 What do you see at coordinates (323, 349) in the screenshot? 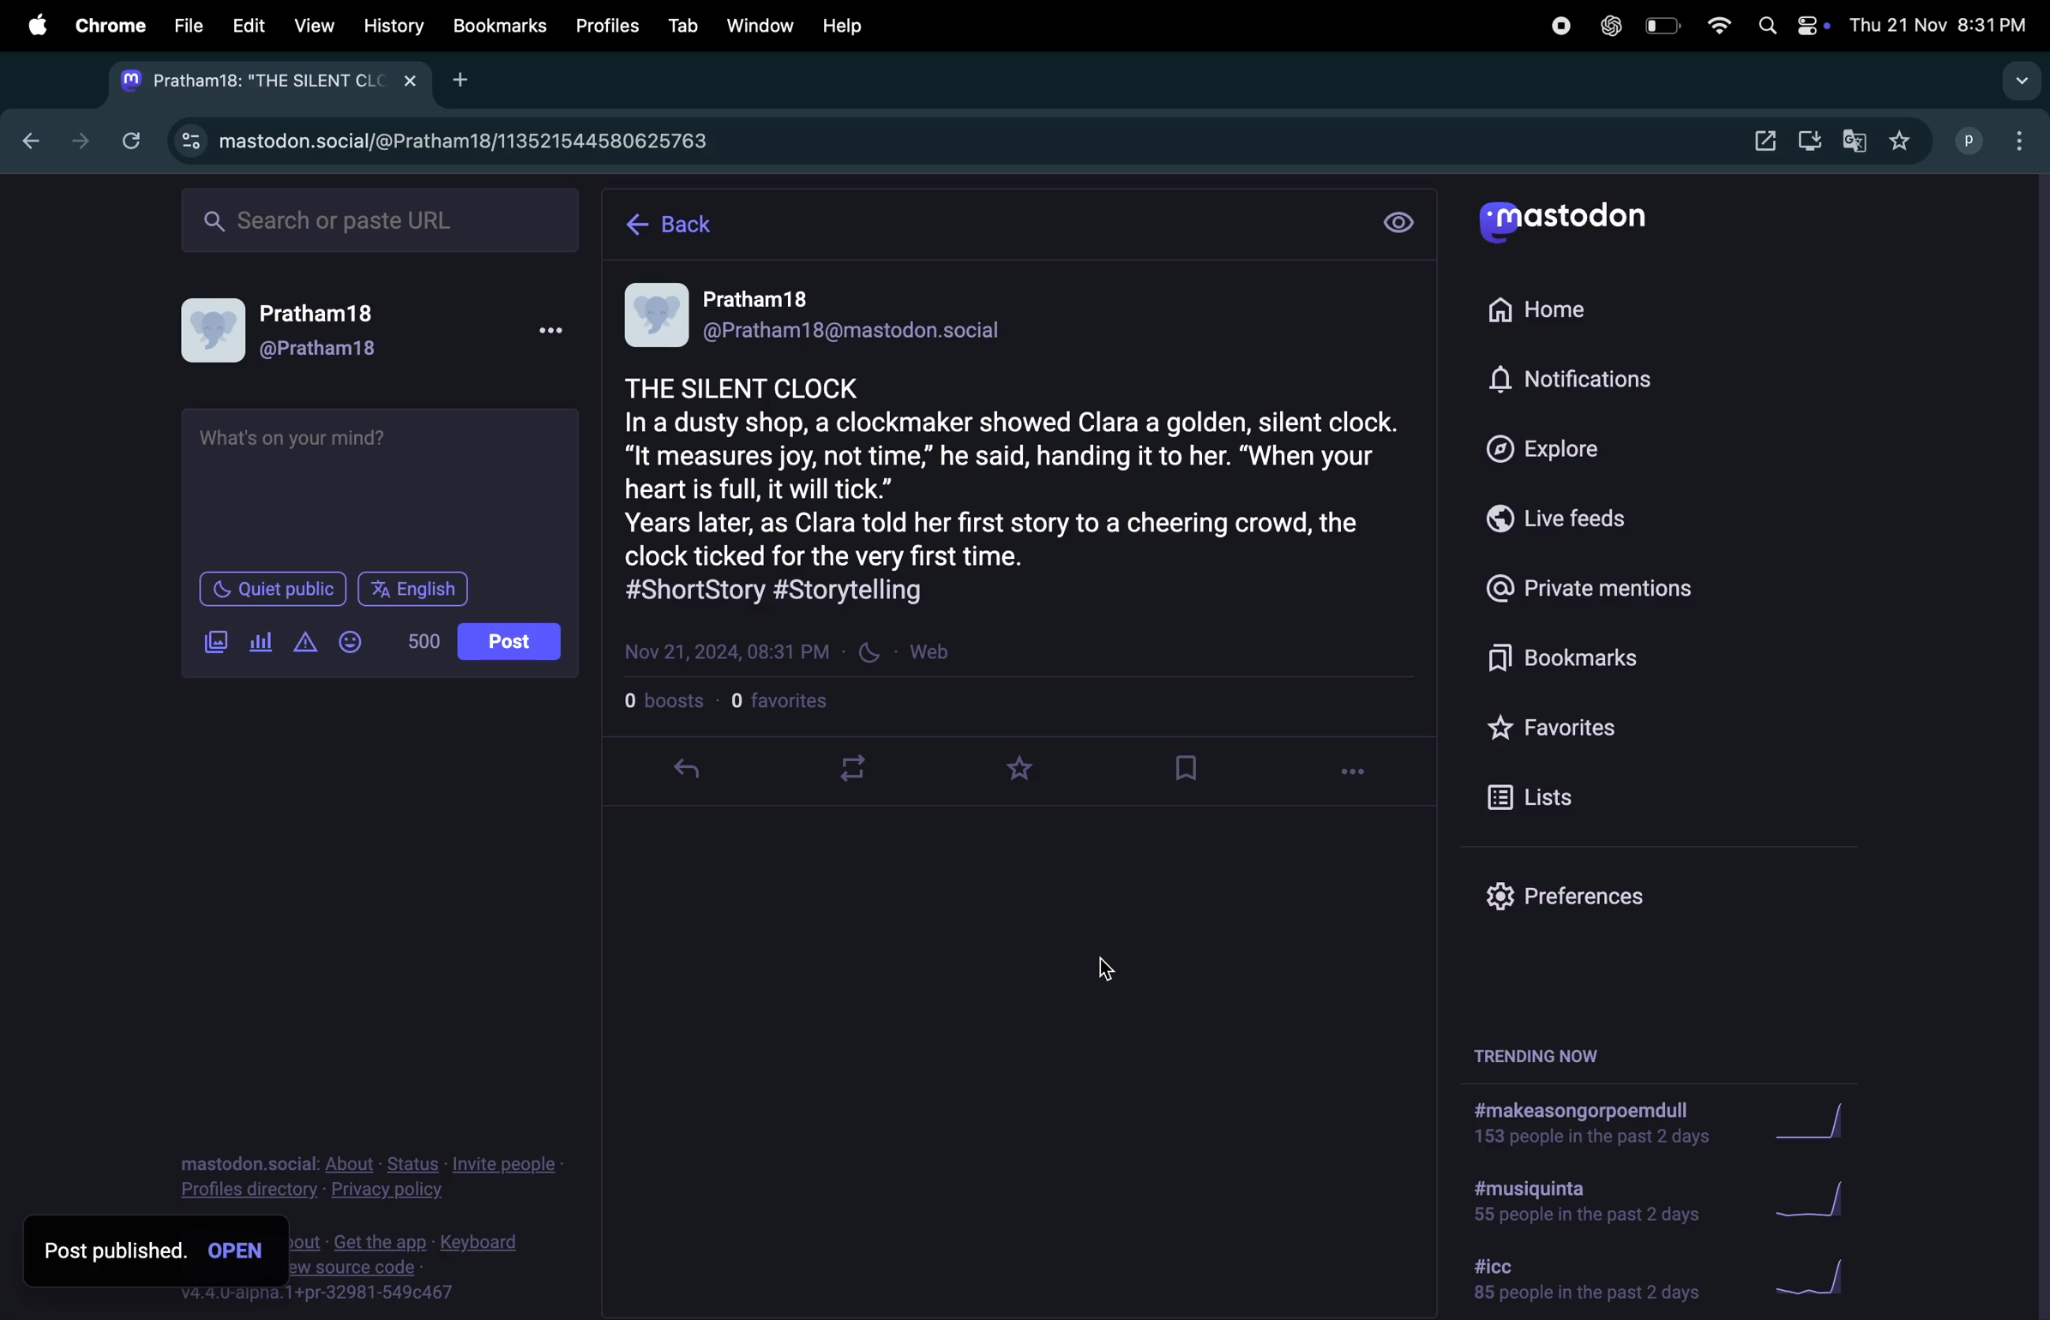
I see `user` at bounding box center [323, 349].